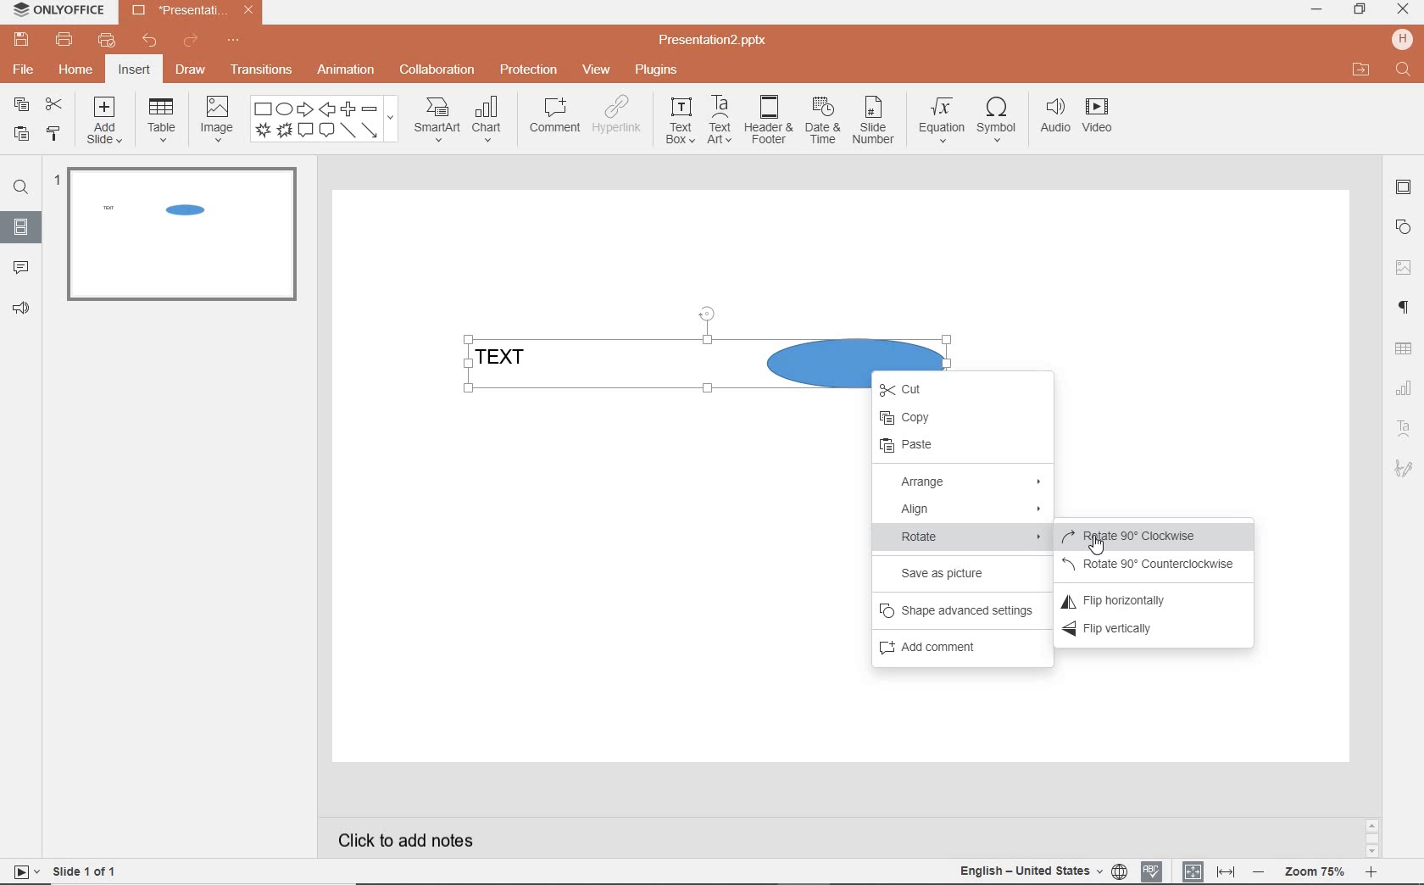  Describe the element at coordinates (77, 70) in the screenshot. I see `home` at that location.